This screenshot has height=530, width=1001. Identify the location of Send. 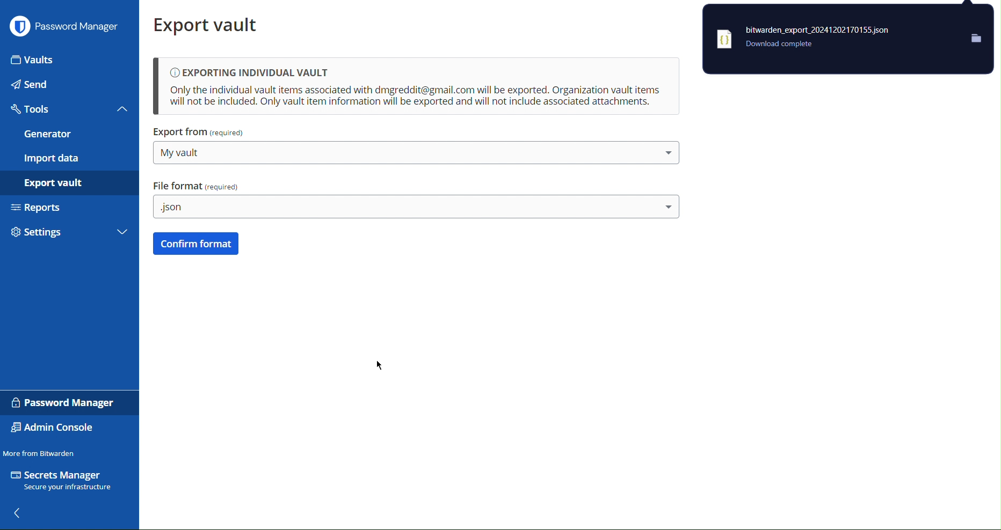
(33, 87).